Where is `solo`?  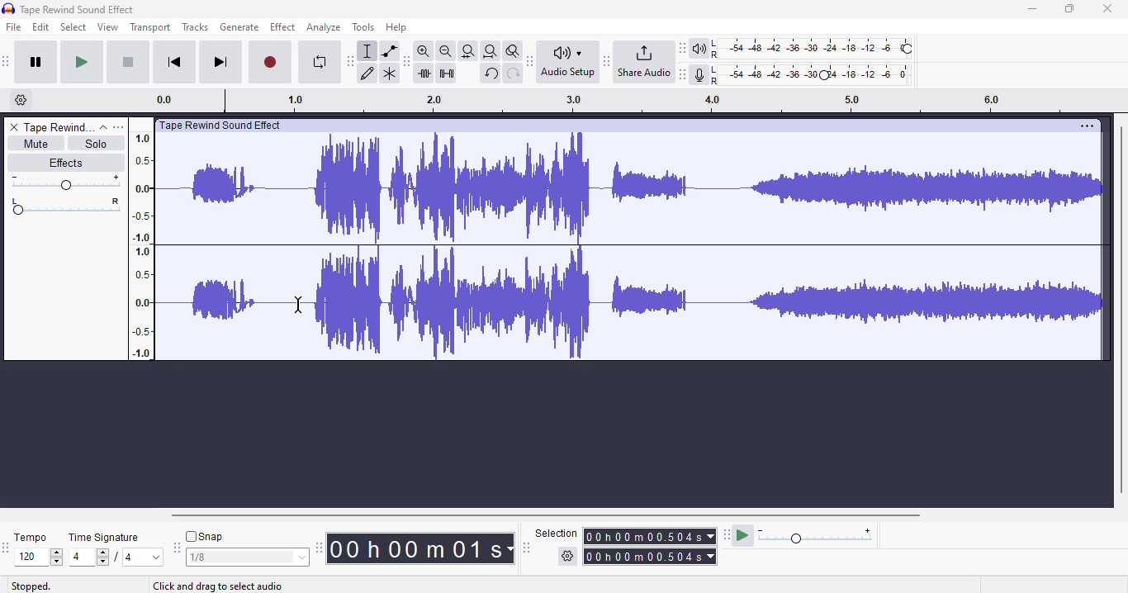
solo is located at coordinates (95, 144).